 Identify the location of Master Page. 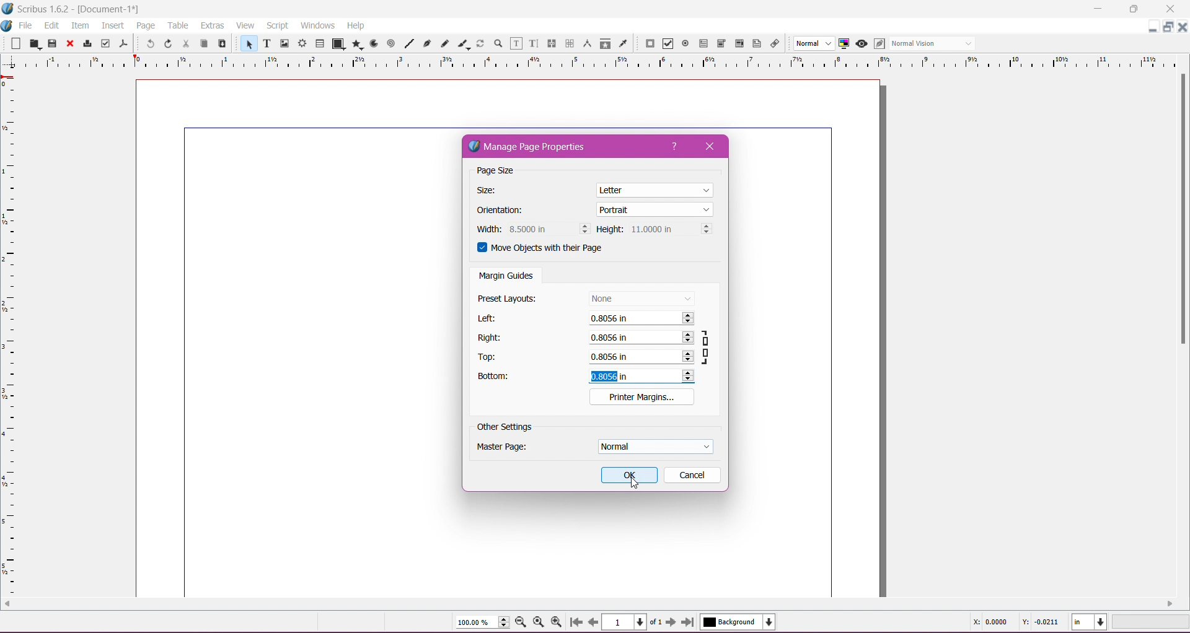
(510, 449).